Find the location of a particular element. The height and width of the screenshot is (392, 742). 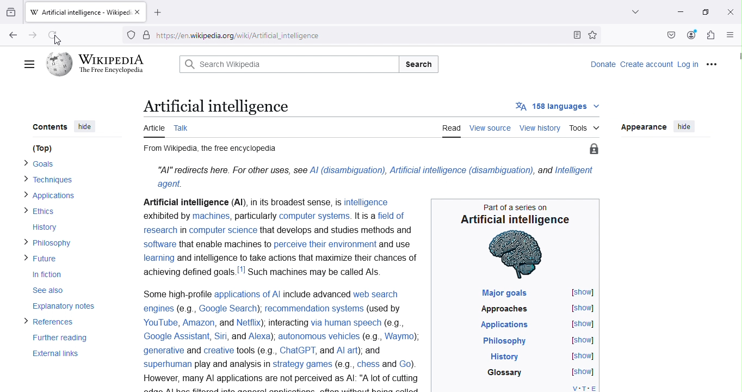

Glossary is located at coordinates (505, 374).